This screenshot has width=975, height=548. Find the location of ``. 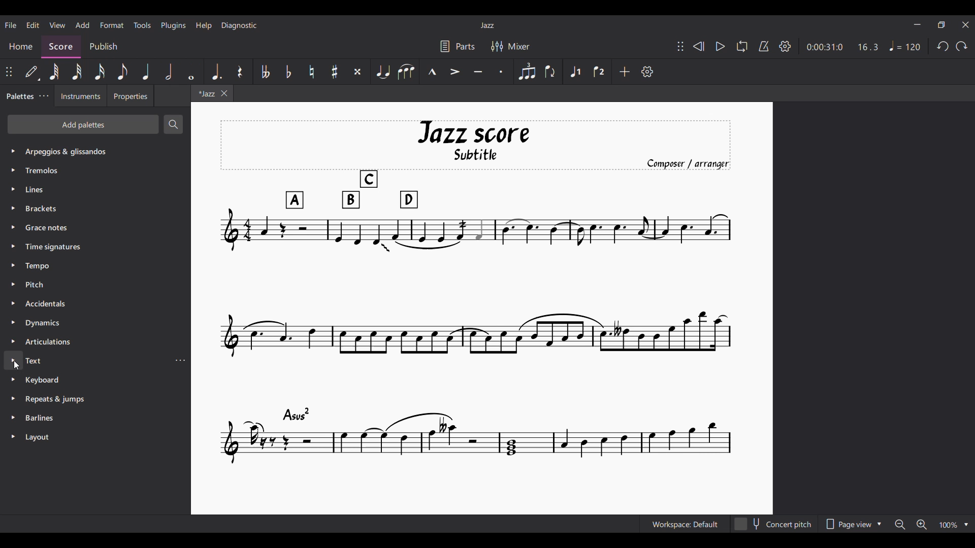

 is located at coordinates (52, 169).